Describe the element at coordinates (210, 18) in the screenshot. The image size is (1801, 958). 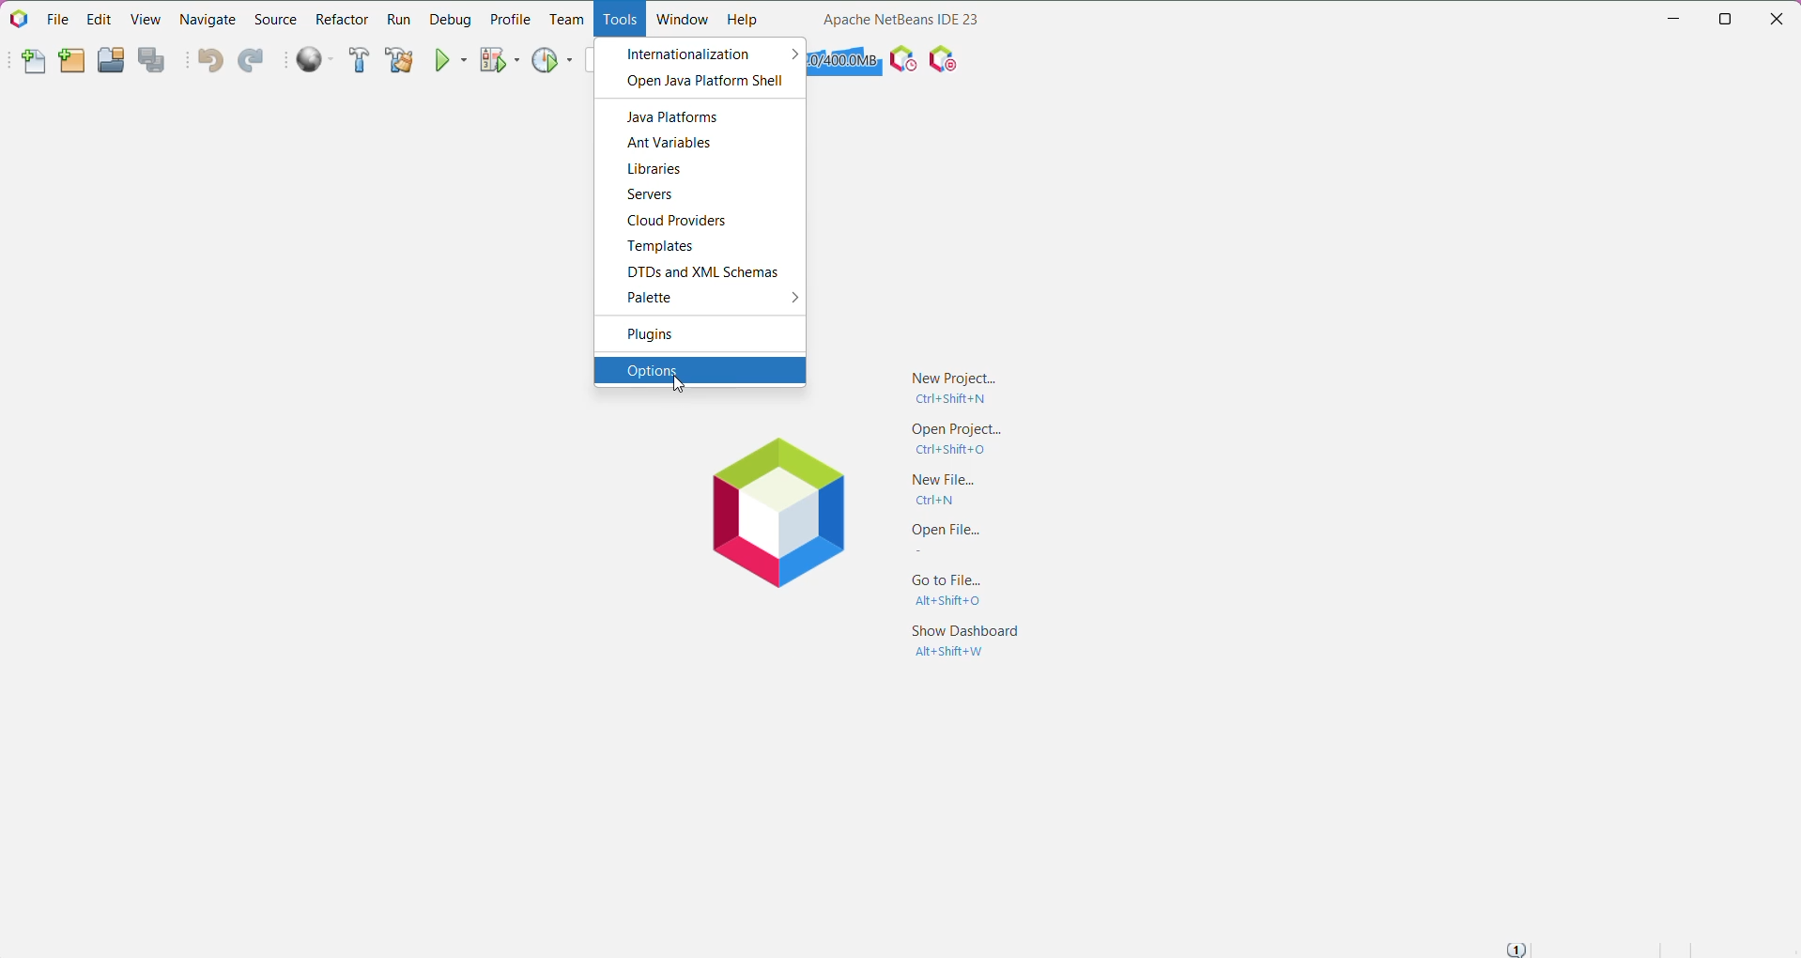
I see `Navigate` at that location.